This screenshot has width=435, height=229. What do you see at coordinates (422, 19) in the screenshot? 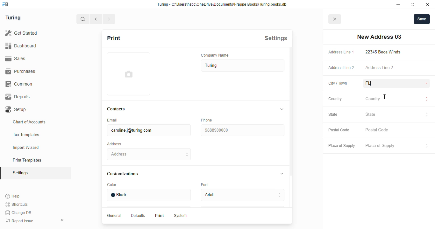
I see `save` at bounding box center [422, 19].